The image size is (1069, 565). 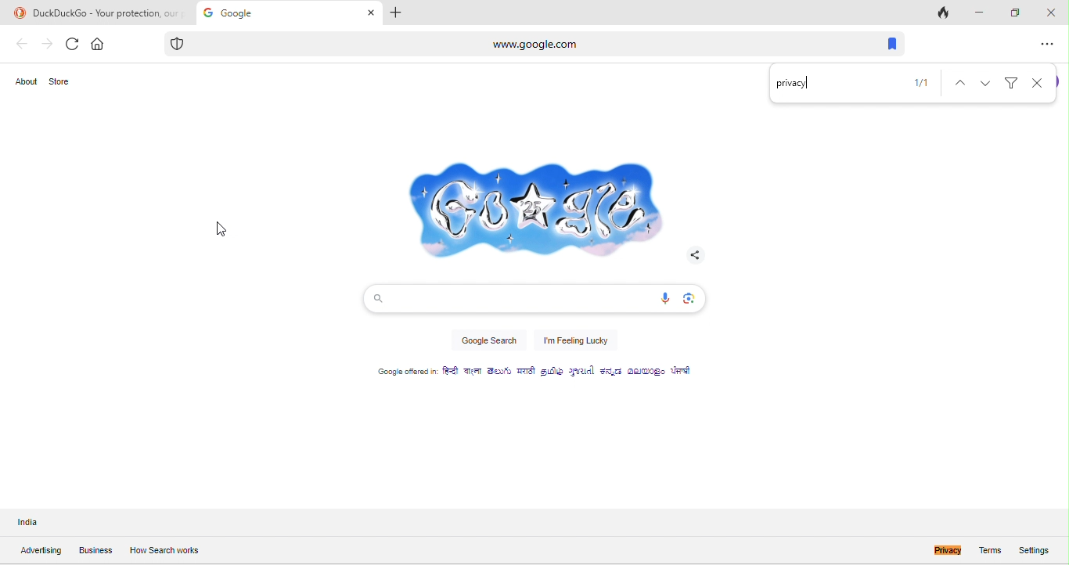 I want to click on Share, so click(x=693, y=254).